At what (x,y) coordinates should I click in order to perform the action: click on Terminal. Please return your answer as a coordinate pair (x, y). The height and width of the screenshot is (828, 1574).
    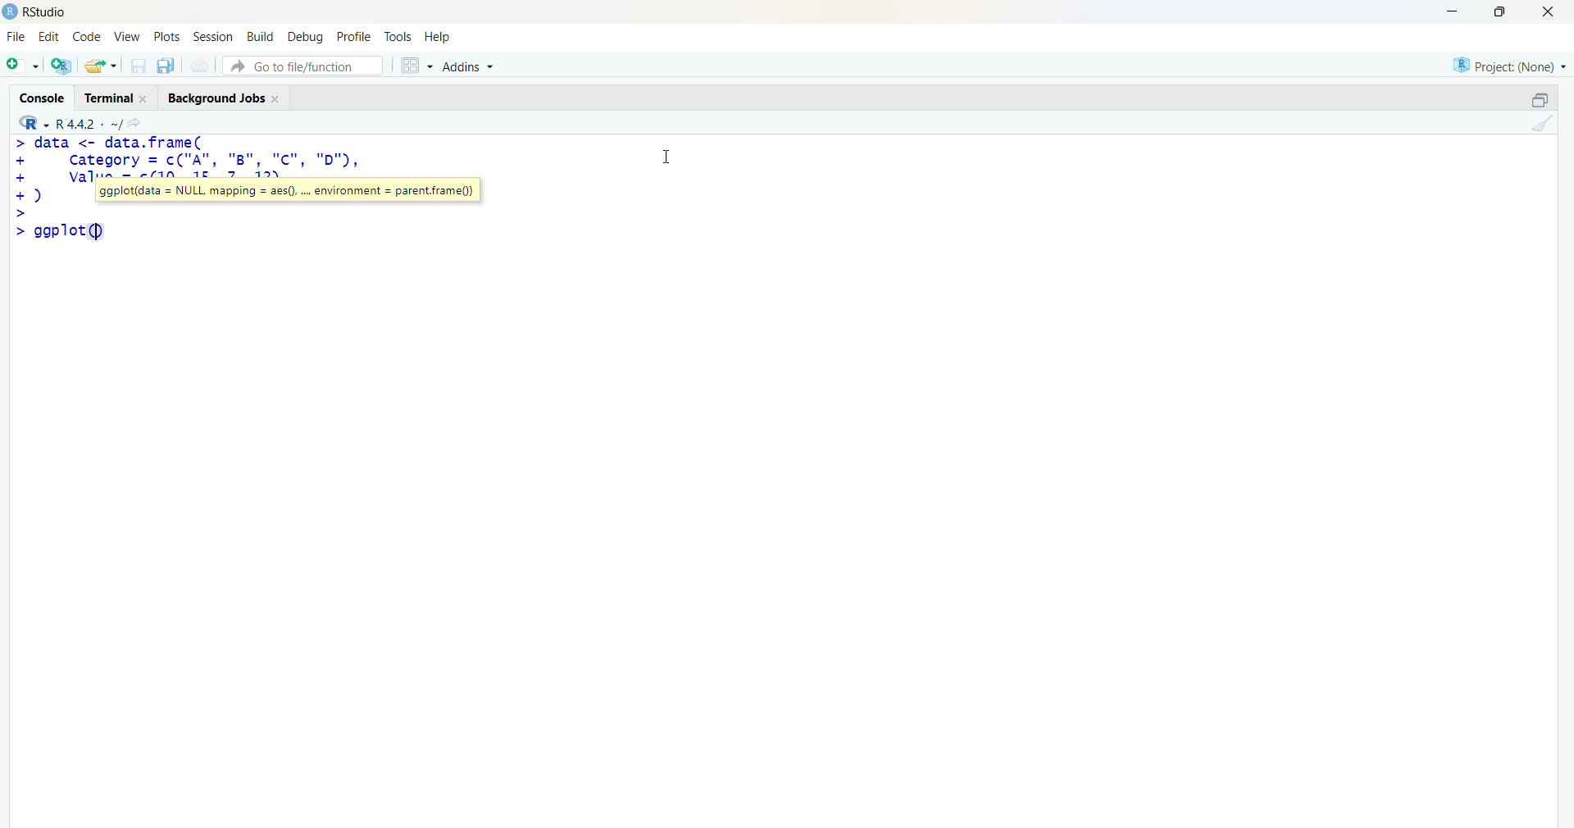
    Looking at the image, I should click on (113, 96).